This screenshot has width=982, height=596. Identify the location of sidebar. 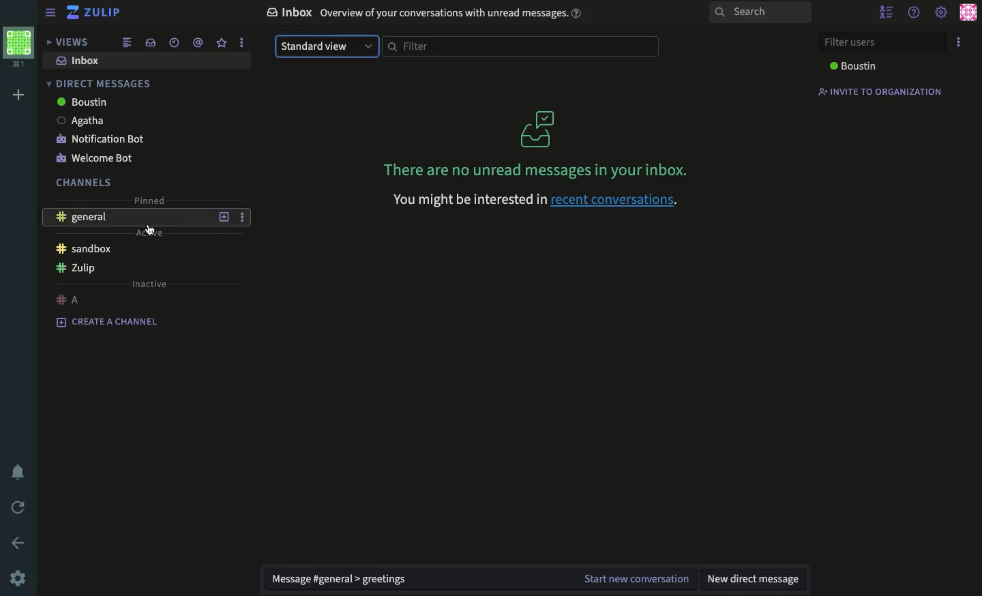
(50, 14).